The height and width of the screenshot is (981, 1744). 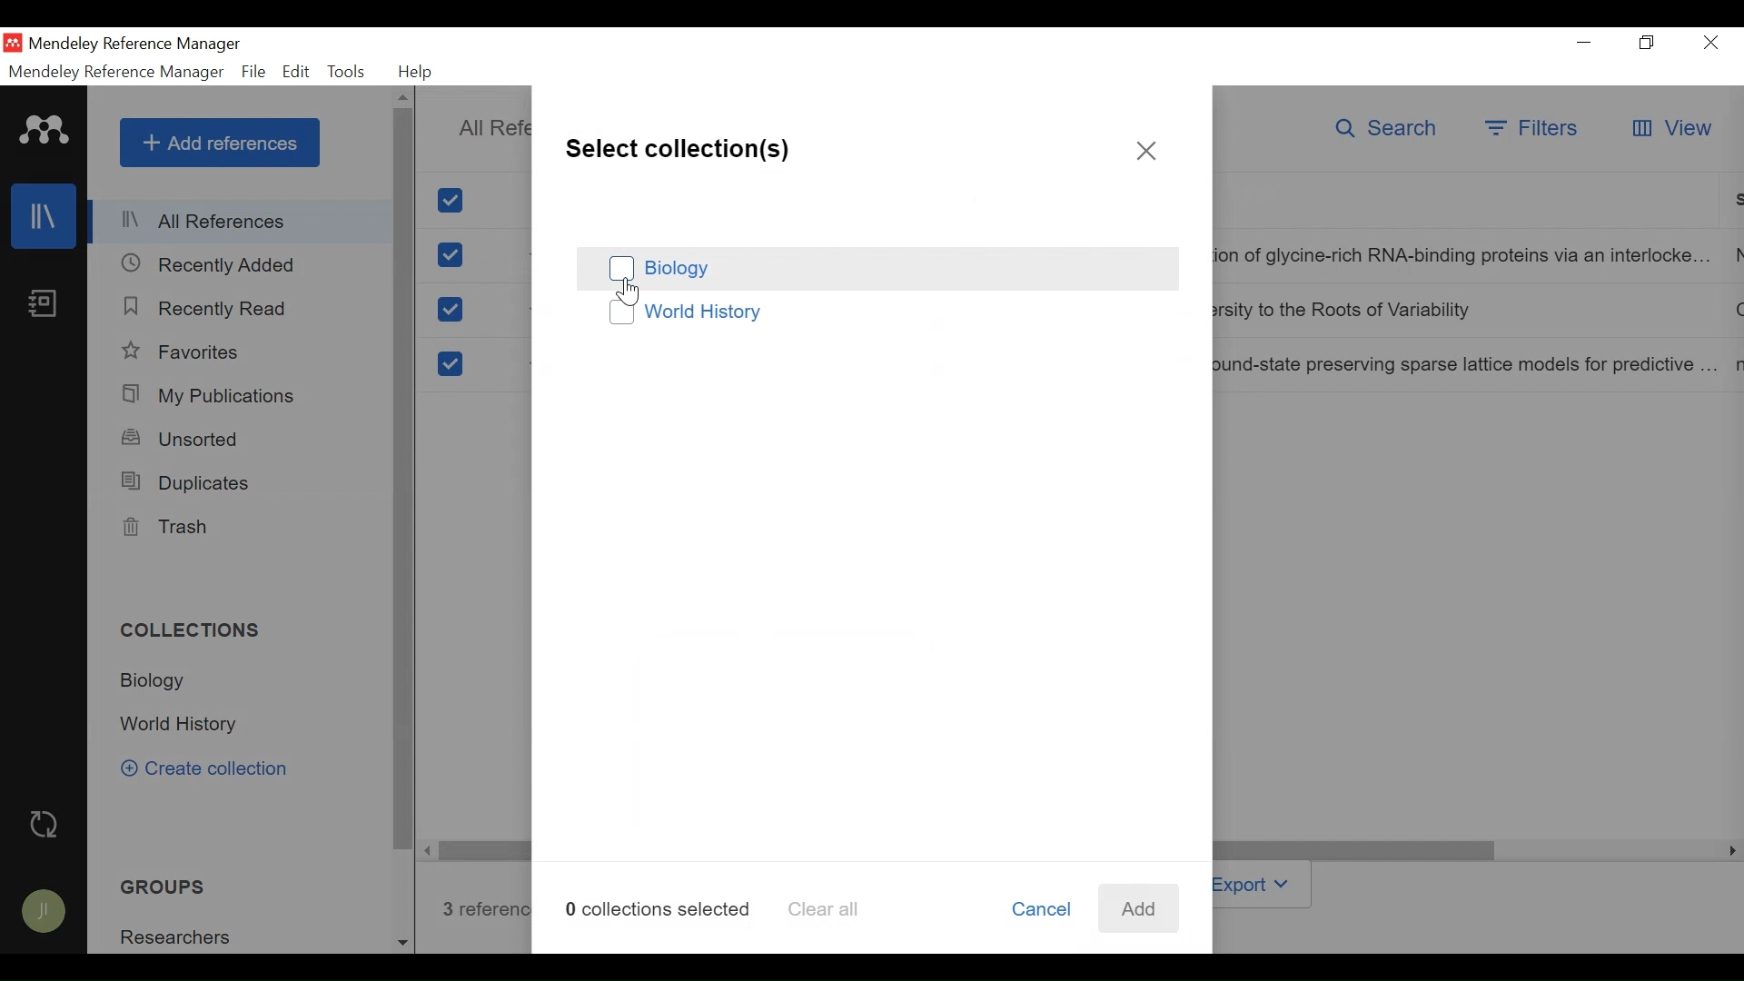 What do you see at coordinates (198, 632) in the screenshot?
I see `Collection` at bounding box center [198, 632].